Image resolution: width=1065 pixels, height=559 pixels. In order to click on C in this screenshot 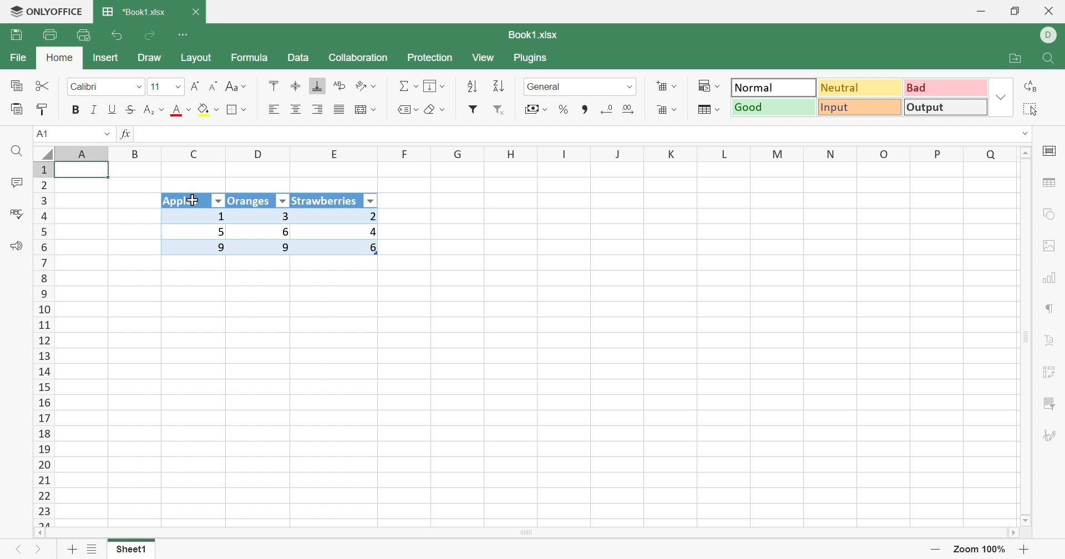, I will do `click(196, 155)`.